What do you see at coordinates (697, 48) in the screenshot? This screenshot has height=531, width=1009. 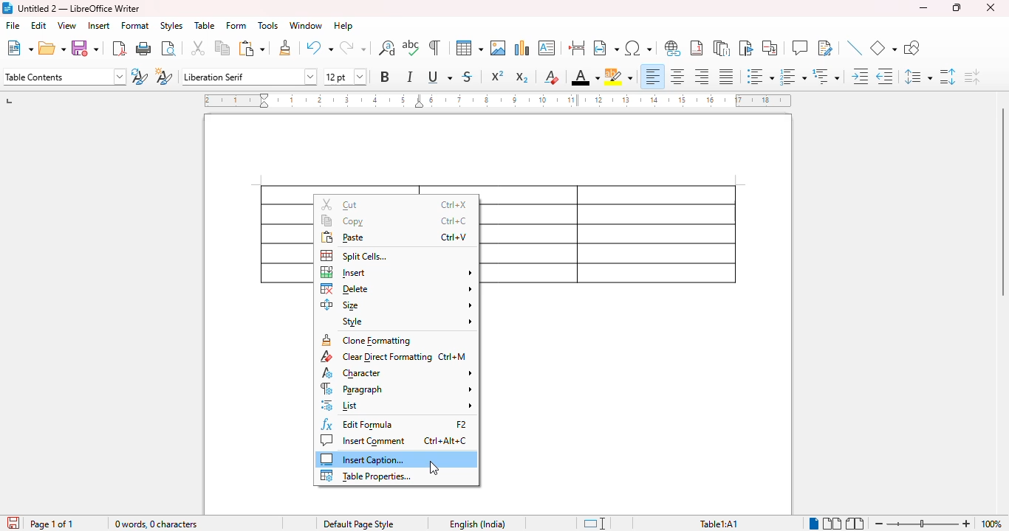 I see `insert footnote` at bounding box center [697, 48].